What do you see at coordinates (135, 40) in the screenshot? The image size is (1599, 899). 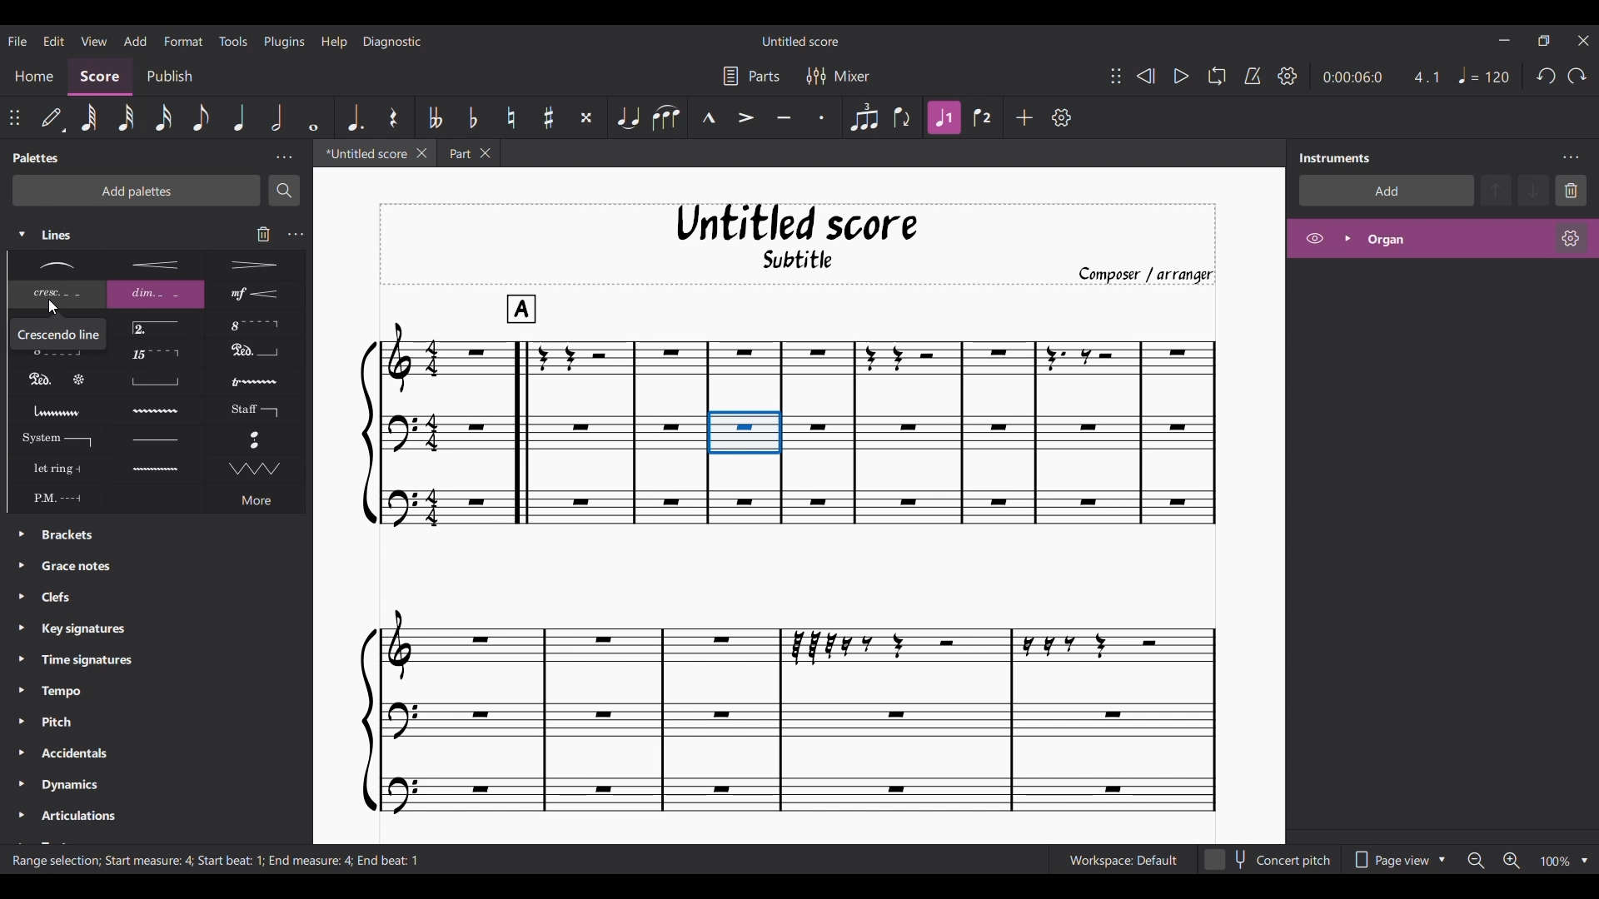 I see `Add menu` at bounding box center [135, 40].